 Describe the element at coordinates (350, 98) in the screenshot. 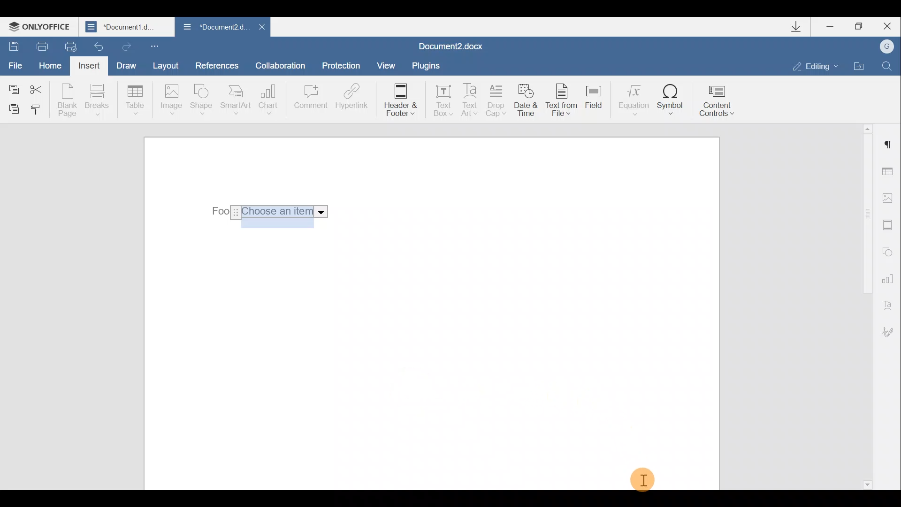

I see `Hyperlink` at that location.